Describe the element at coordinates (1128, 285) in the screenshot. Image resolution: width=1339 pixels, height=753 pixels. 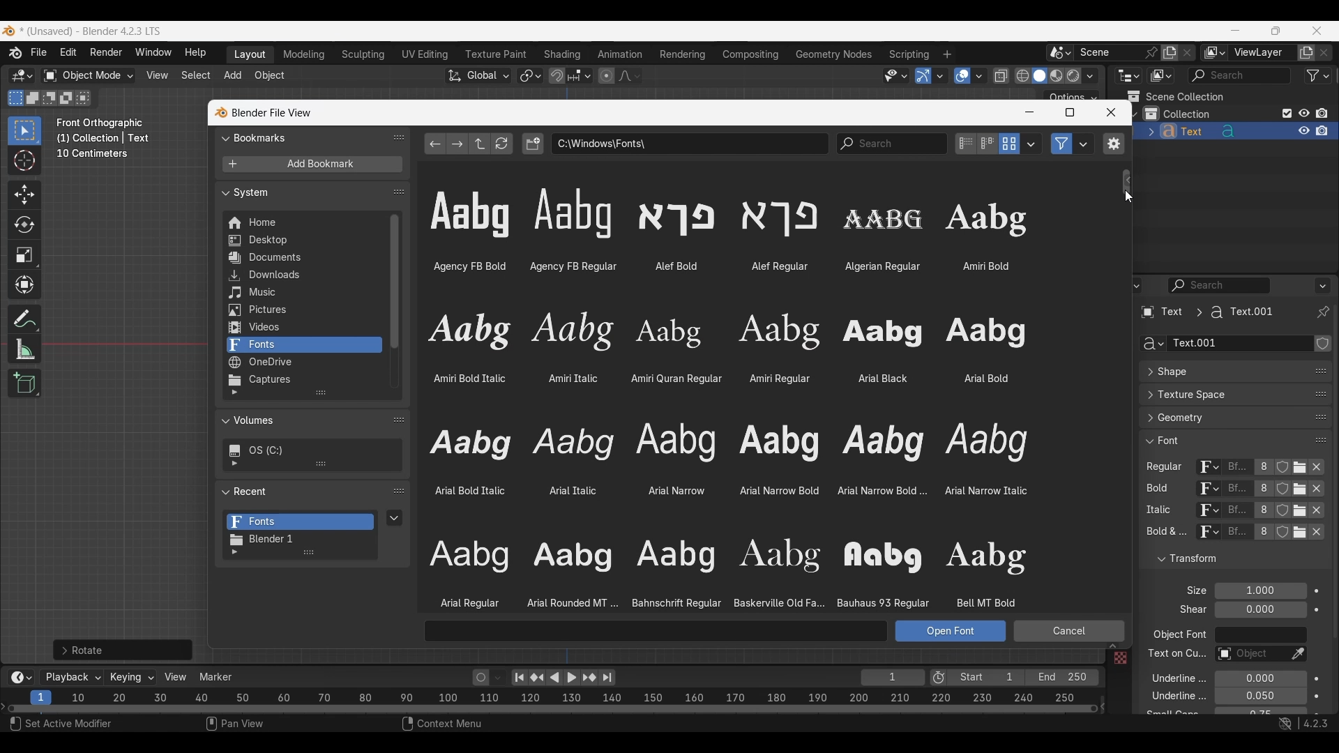
I see `Editor type` at that location.